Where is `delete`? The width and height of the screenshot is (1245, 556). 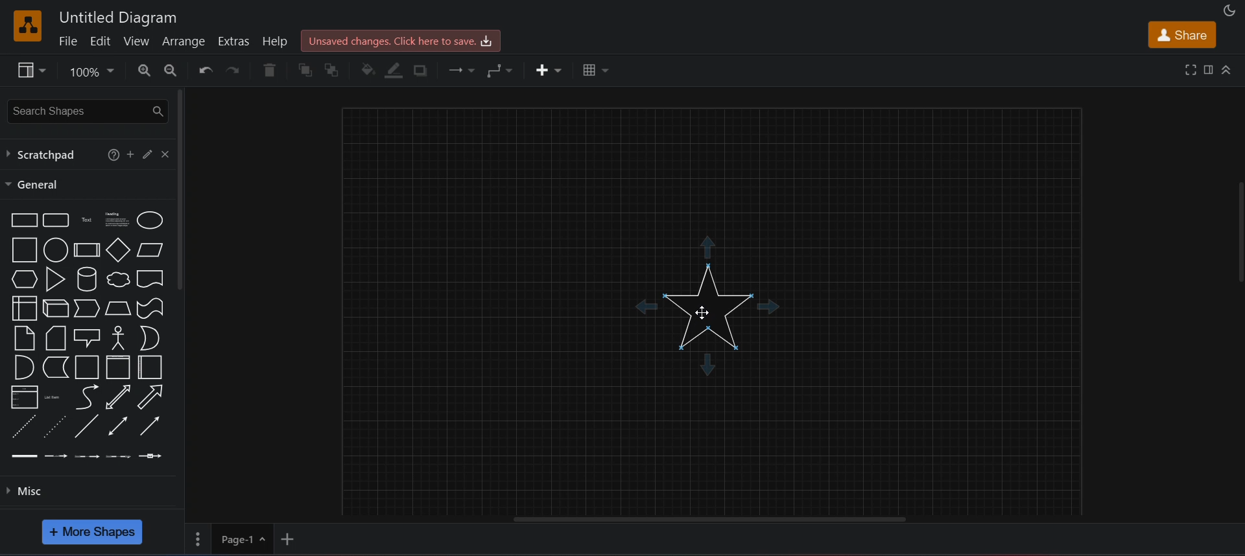
delete is located at coordinates (270, 71).